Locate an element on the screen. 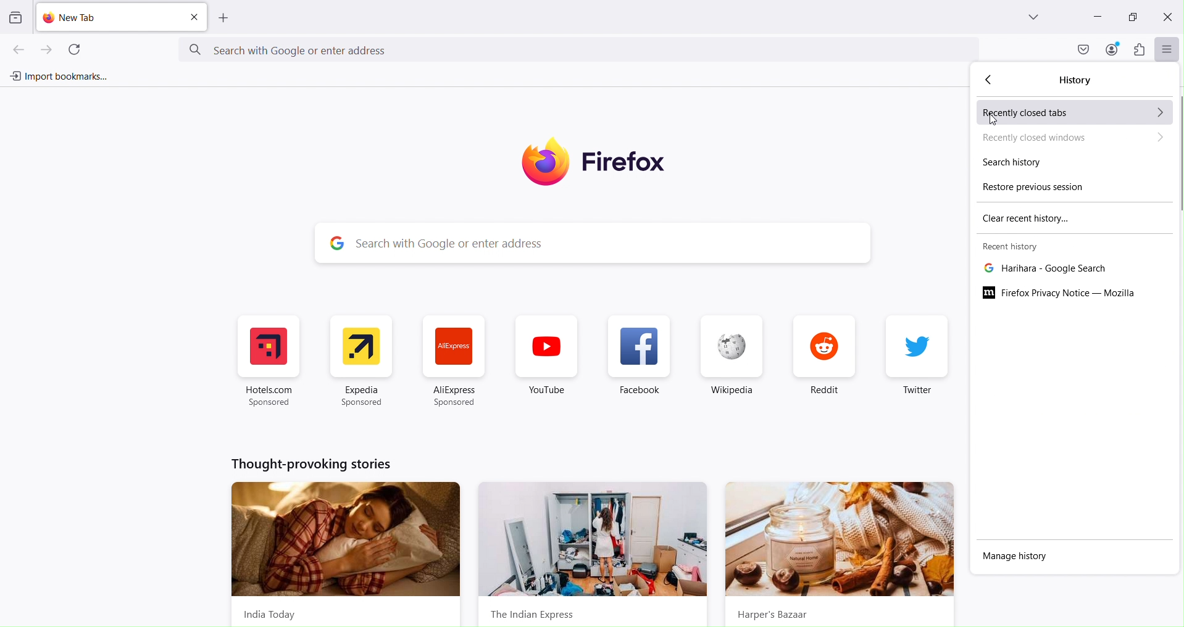 This screenshot has height=627, width=1184. Add new tab is located at coordinates (224, 19).